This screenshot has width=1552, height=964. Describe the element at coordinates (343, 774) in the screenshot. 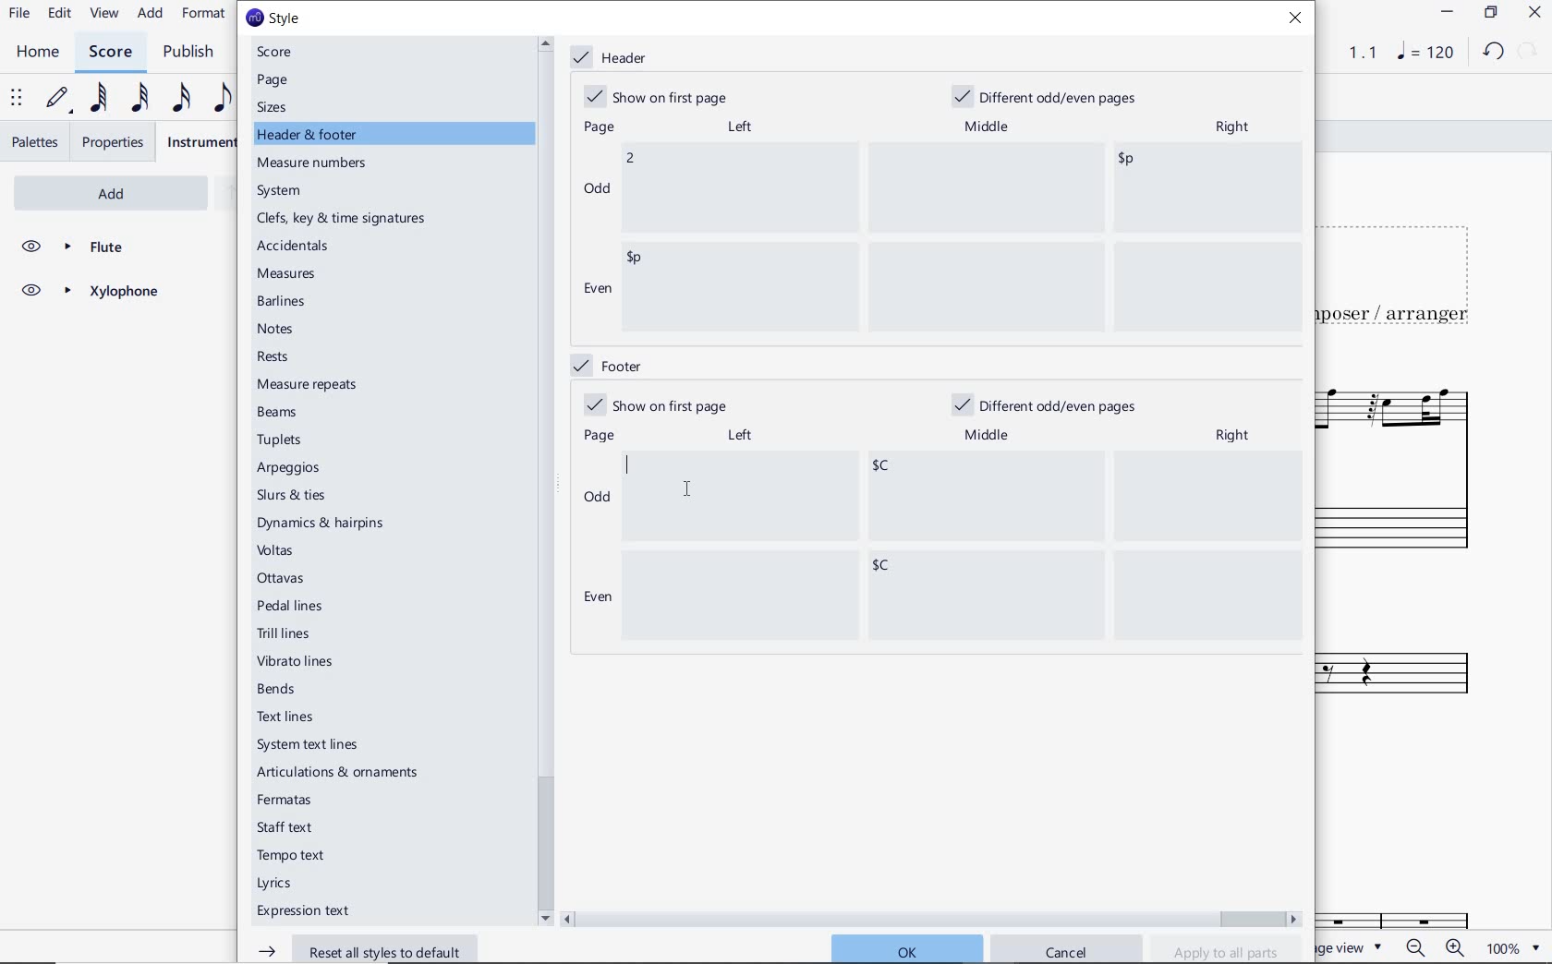

I see `articulations & ornaments` at that location.